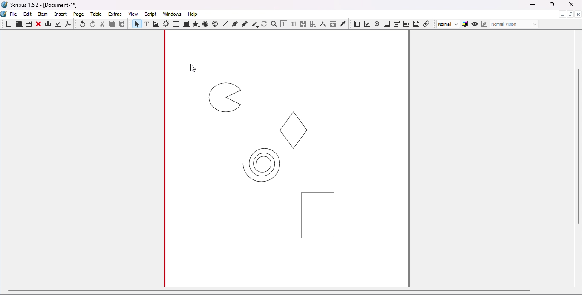  What do you see at coordinates (166, 25) in the screenshot?
I see `Render frame` at bounding box center [166, 25].